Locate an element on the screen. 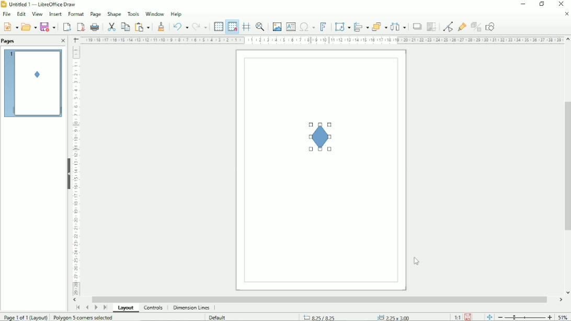  Horizontal scrollbar is located at coordinates (319, 299).